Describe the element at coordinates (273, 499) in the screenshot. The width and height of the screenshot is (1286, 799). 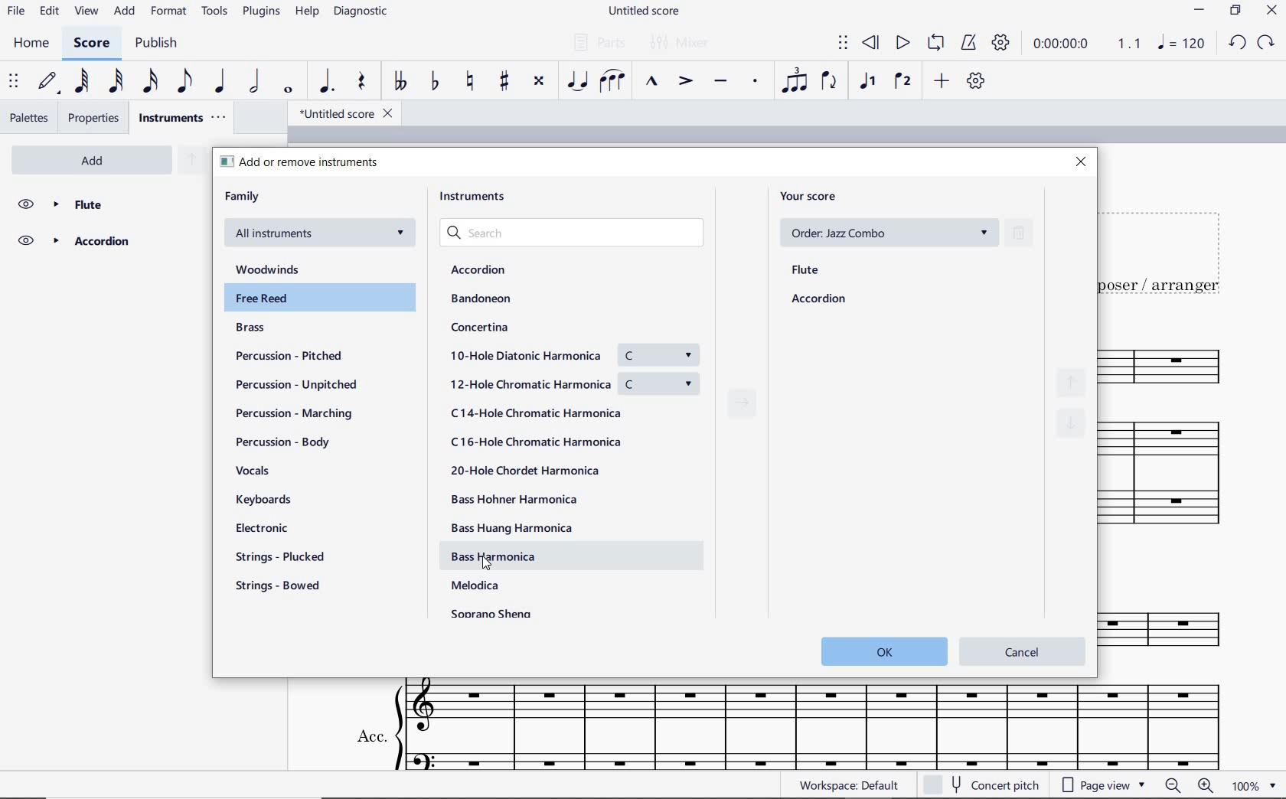
I see `keyboards` at that location.